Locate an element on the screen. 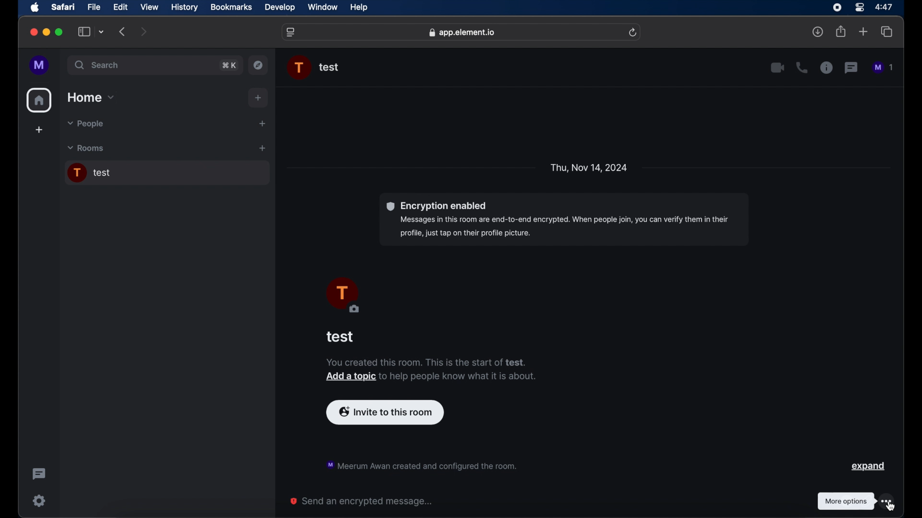 The height and width of the screenshot is (518, 922). notification is located at coordinates (431, 370).